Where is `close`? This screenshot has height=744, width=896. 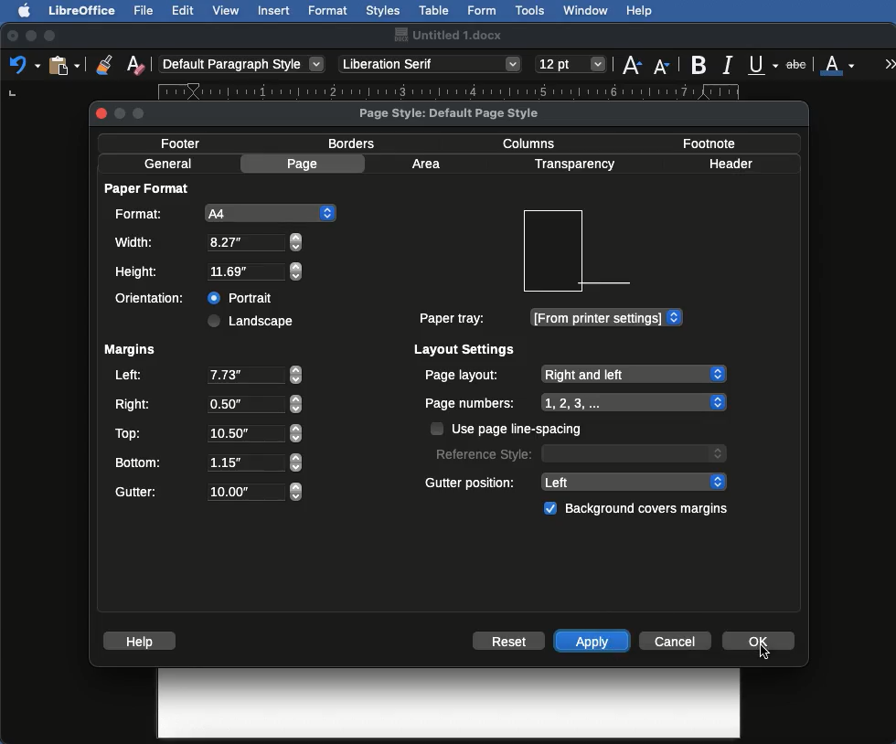 close is located at coordinates (101, 115).